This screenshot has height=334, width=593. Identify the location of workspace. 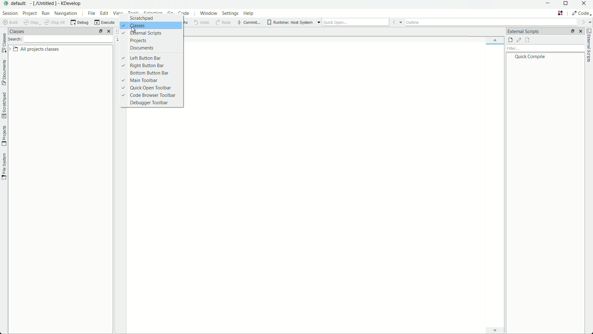
(317, 220).